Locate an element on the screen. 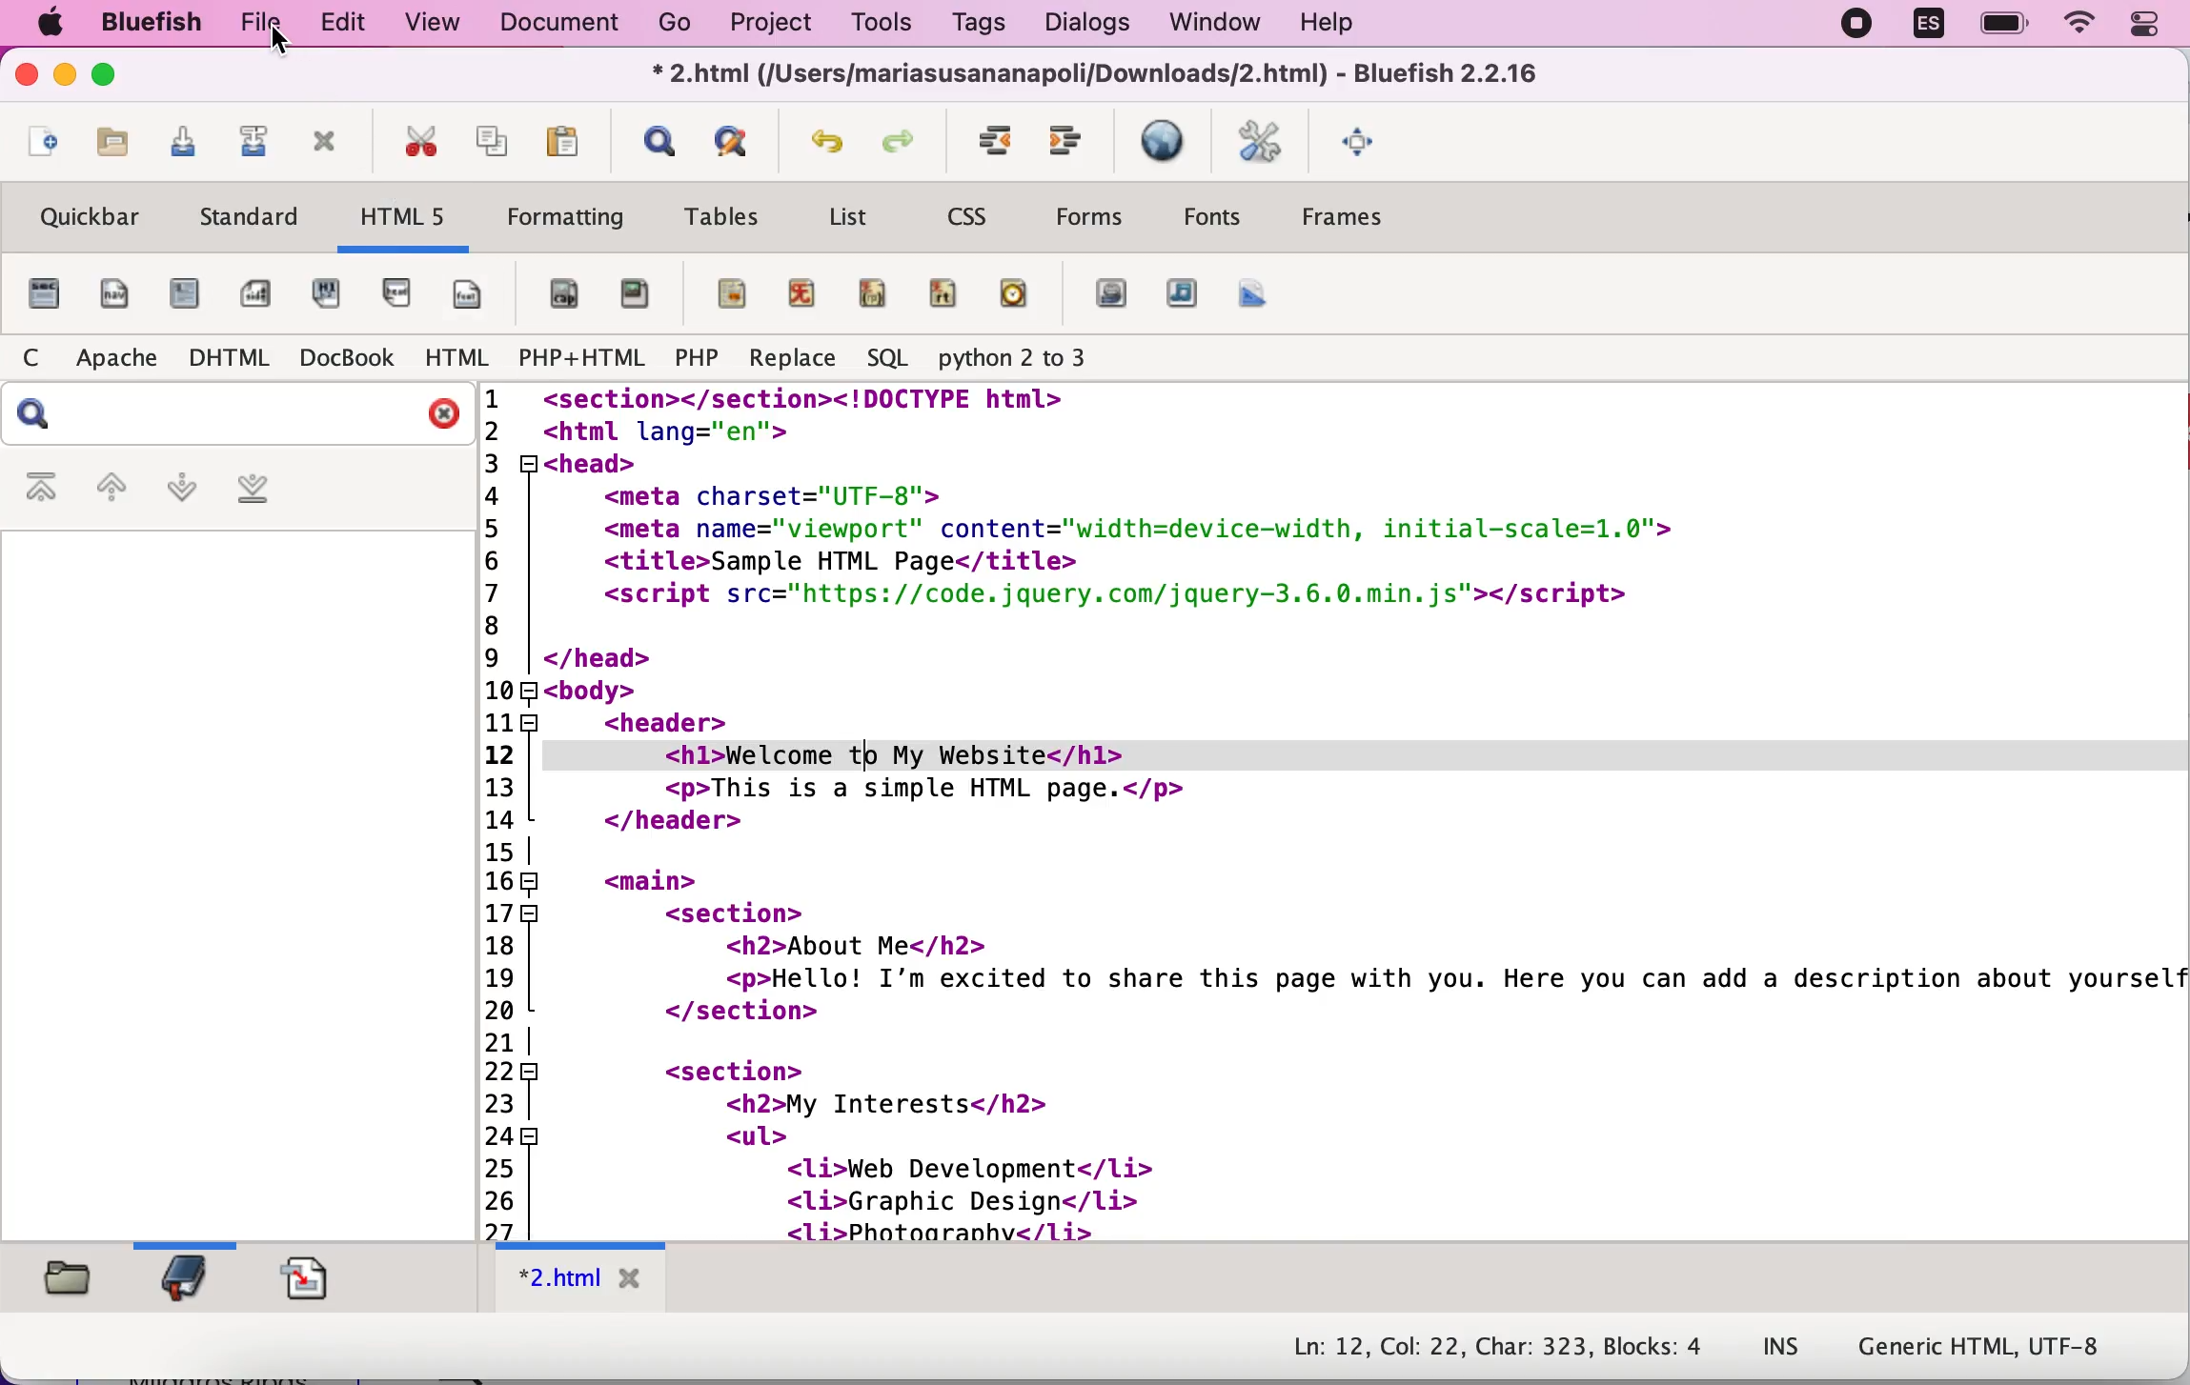  ruby mark is located at coordinates (722, 296).